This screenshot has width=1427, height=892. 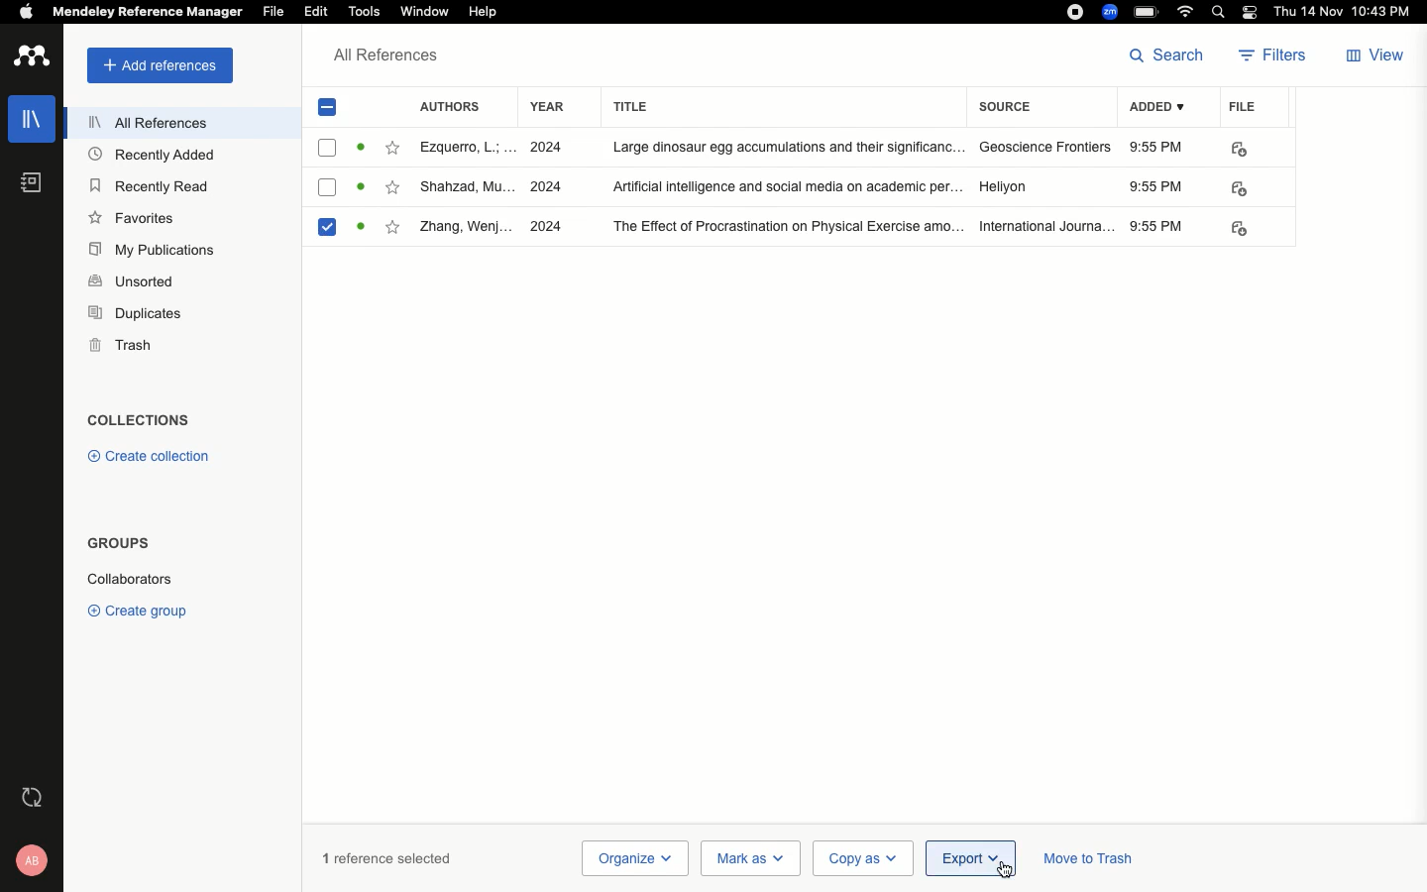 What do you see at coordinates (121, 345) in the screenshot?
I see `Trash` at bounding box center [121, 345].